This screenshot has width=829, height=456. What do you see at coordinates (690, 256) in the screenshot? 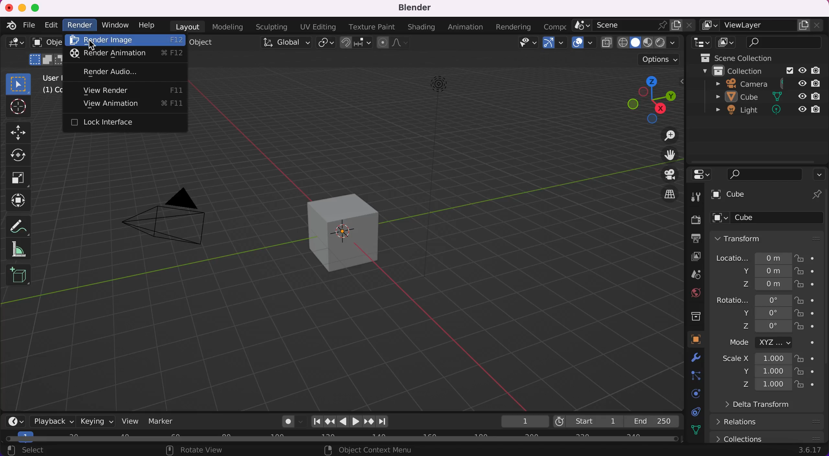
I see `layer` at bounding box center [690, 256].